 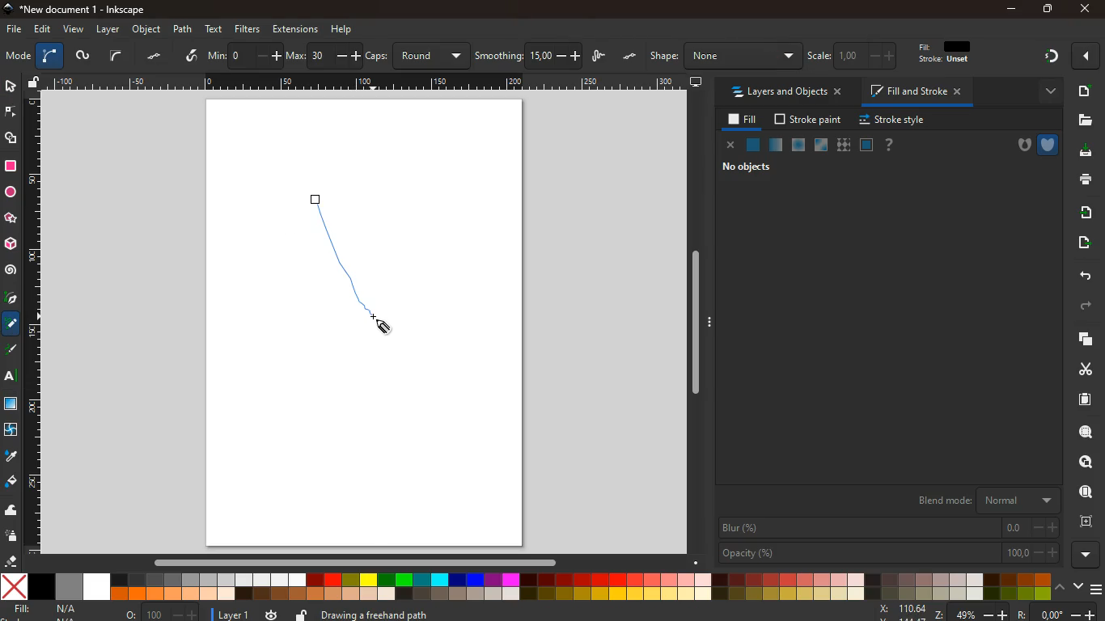 I want to click on view, so click(x=74, y=30).